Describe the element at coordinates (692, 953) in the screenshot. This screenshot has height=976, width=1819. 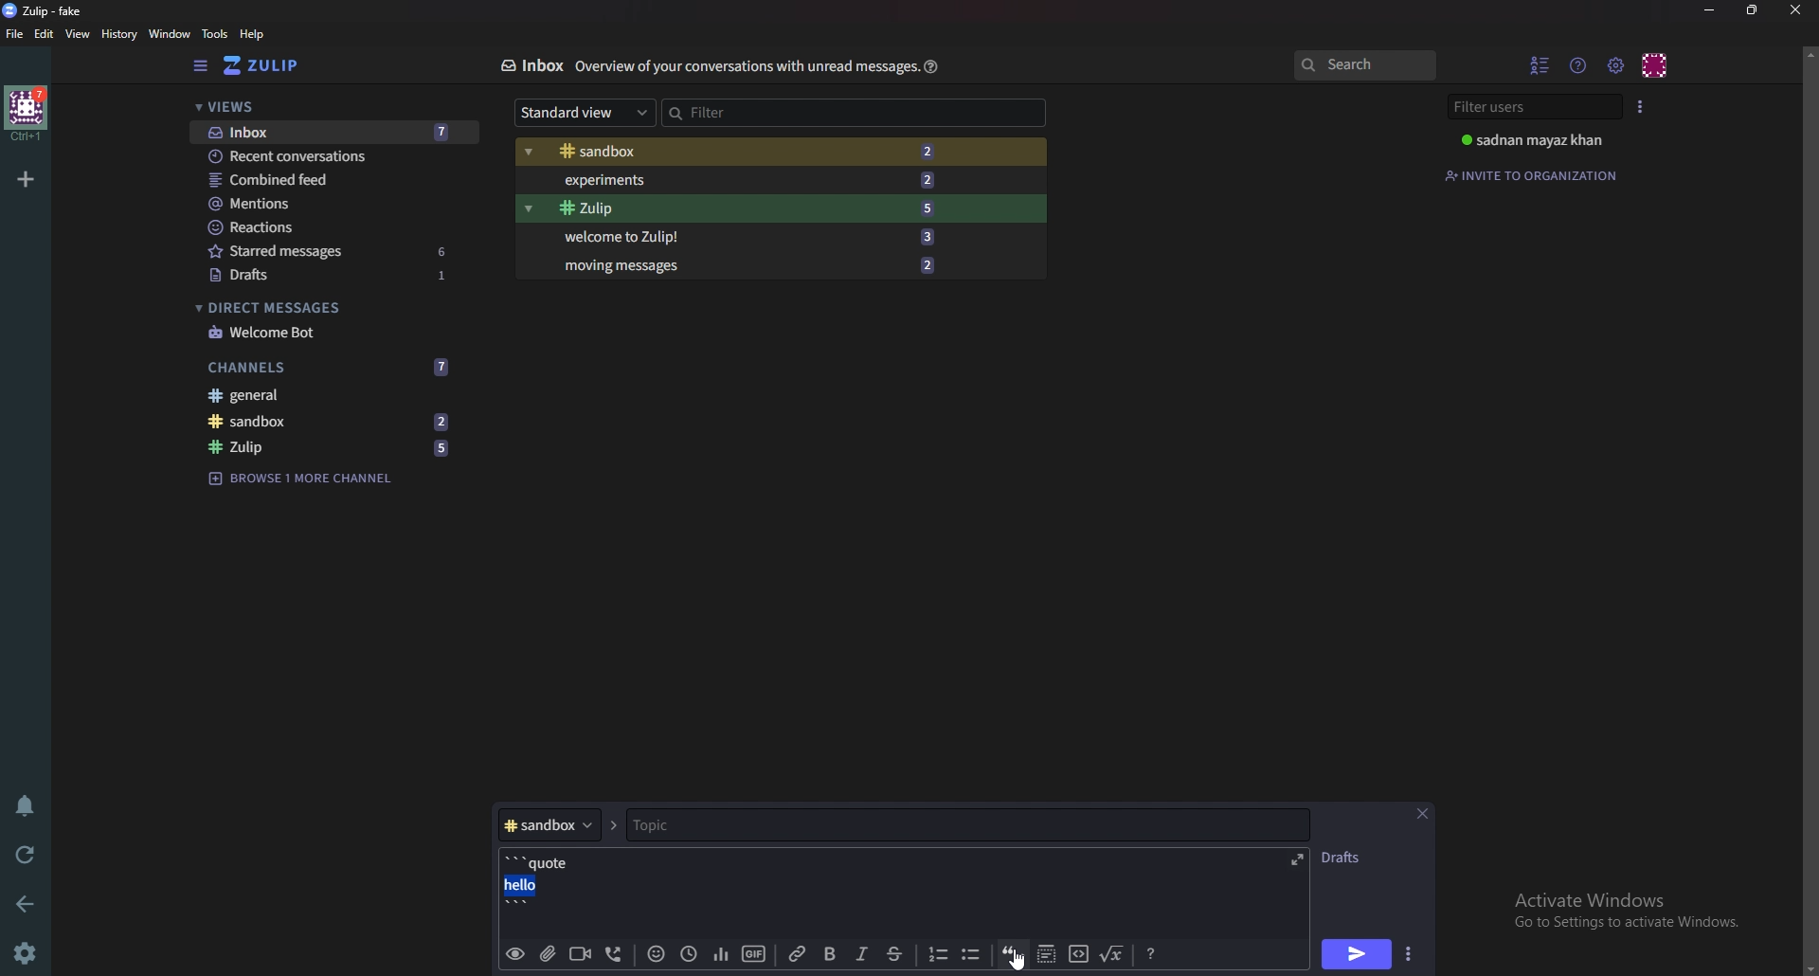
I see `Global time` at that location.